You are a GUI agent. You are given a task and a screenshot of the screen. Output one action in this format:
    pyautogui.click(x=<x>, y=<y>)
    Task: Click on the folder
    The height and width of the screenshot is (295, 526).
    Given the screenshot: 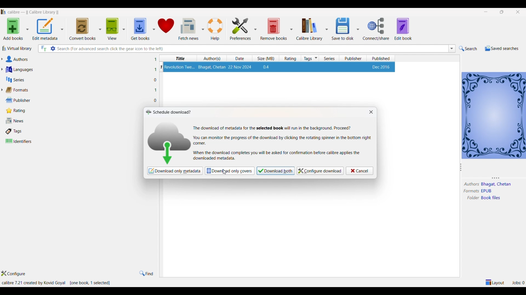 What is the action you would take?
    pyautogui.click(x=471, y=198)
    